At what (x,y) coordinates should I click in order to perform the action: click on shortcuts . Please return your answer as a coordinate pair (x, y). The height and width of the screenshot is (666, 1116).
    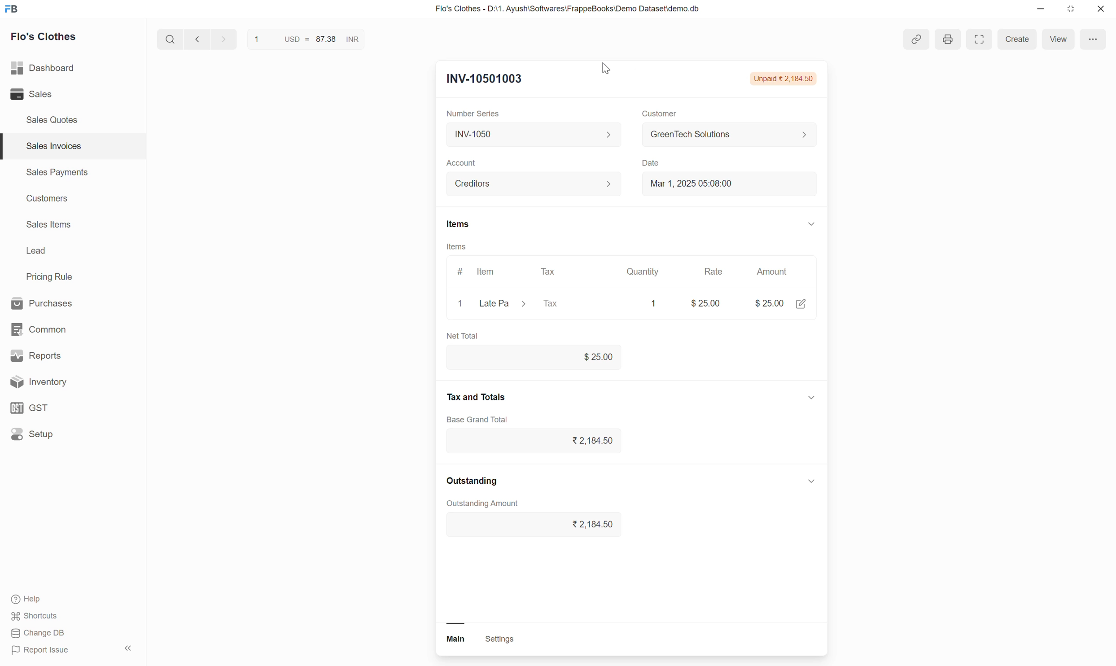
    Looking at the image, I should click on (43, 616).